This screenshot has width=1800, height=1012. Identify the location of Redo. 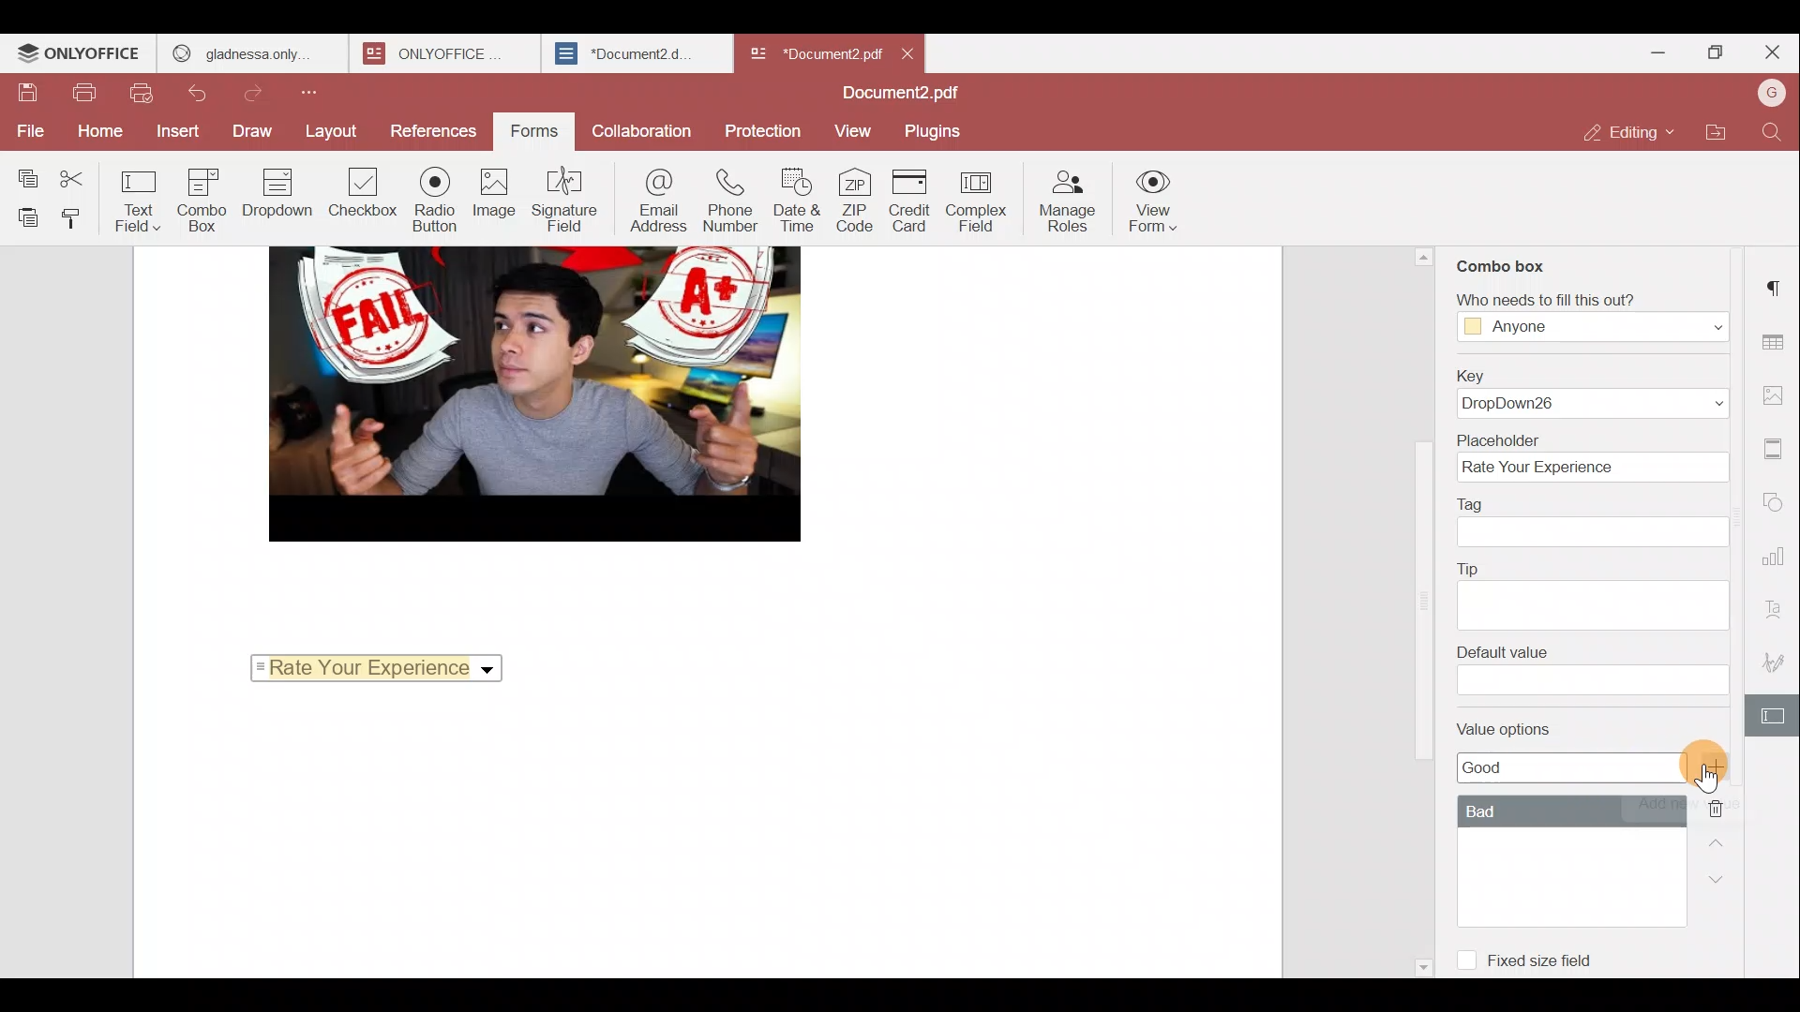
(262, 94).